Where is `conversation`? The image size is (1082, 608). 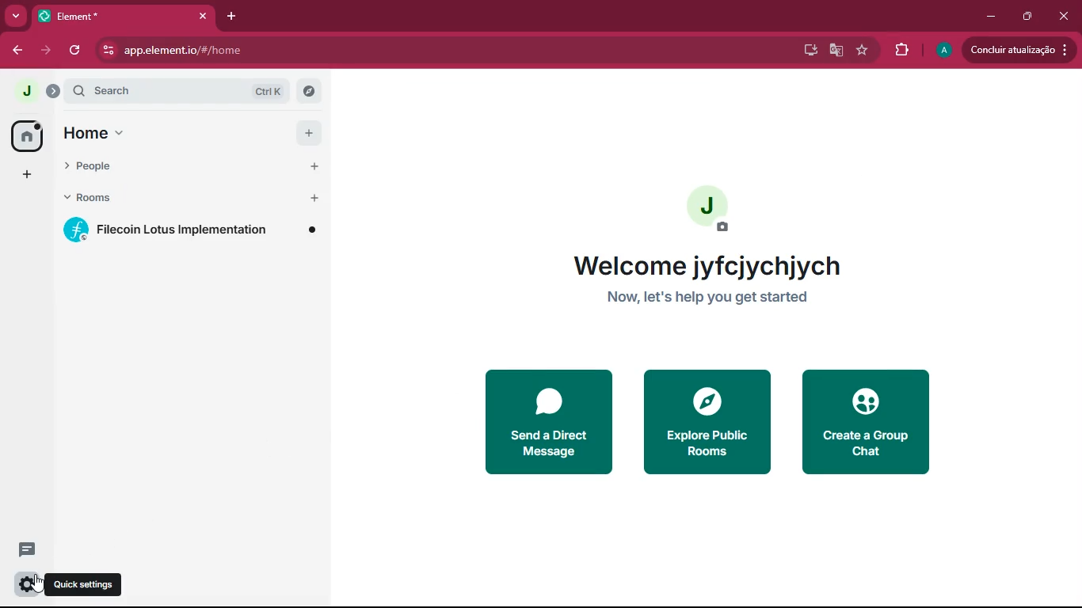
conversation is located at coordinates (26, 552).